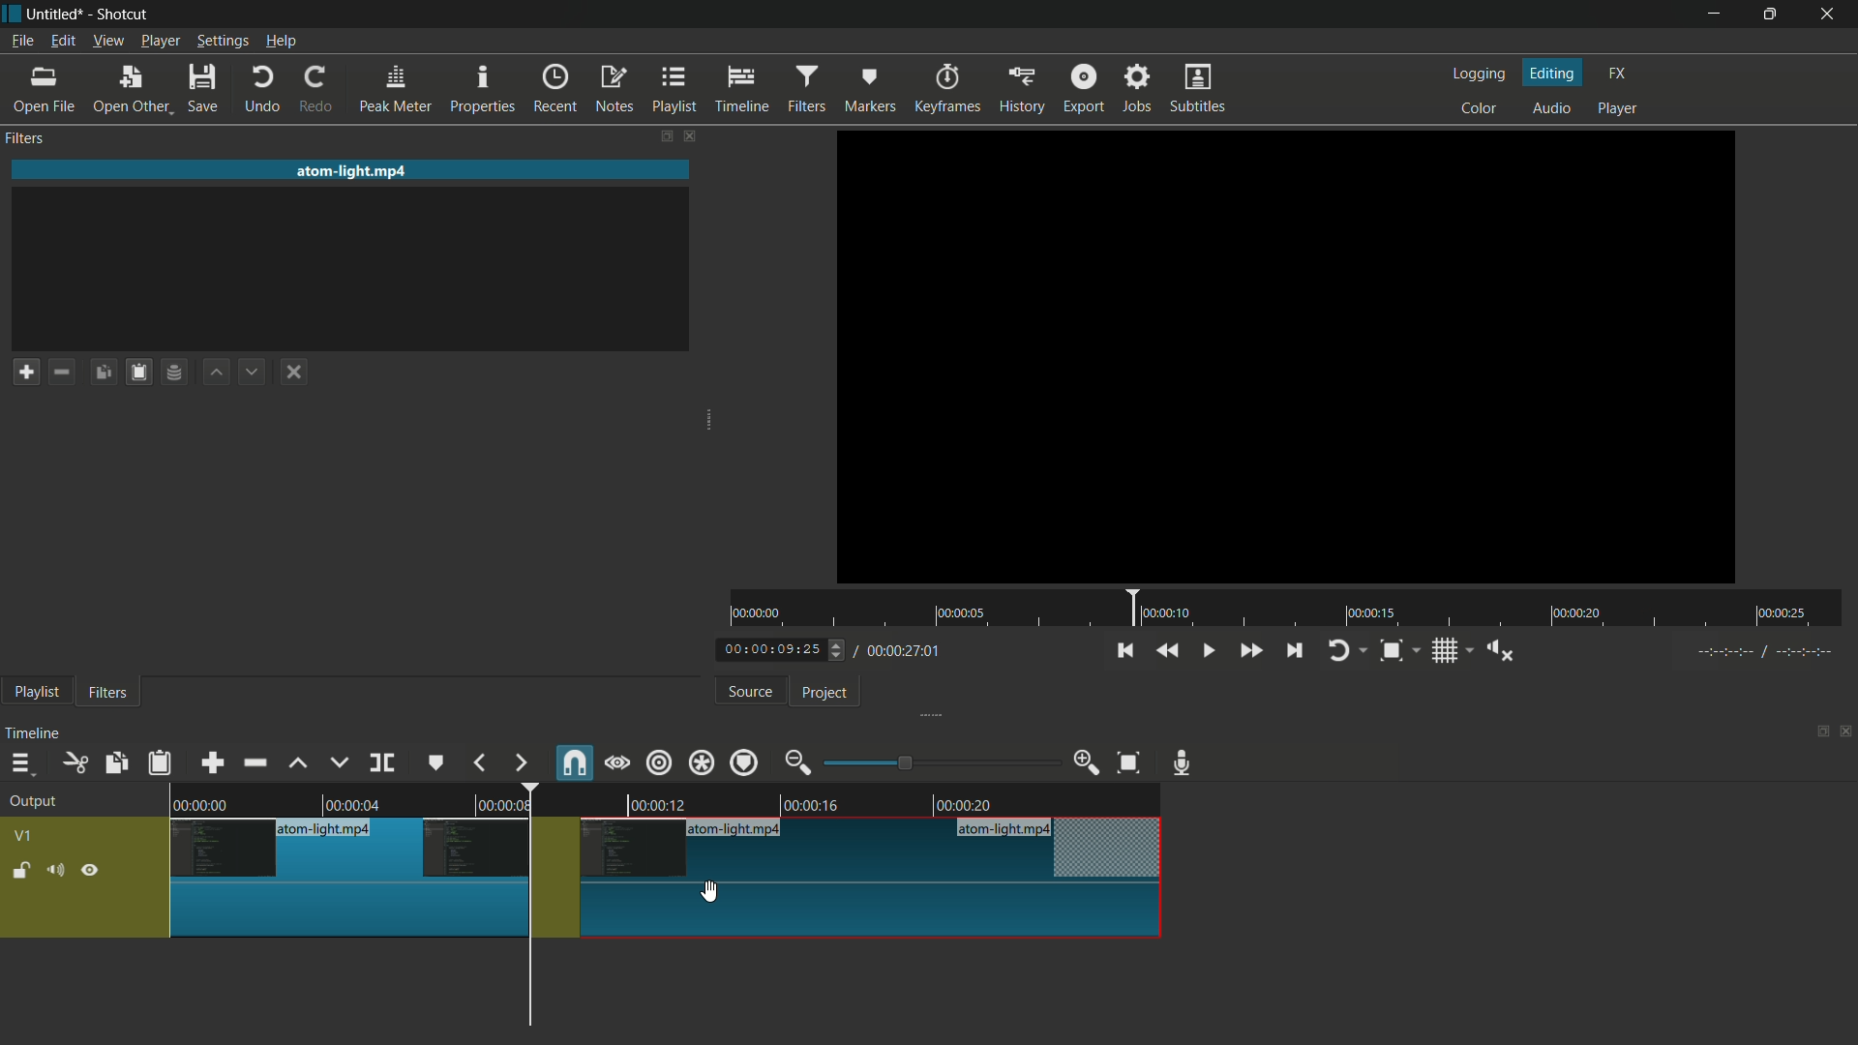 This screenshot has height=1045, width=1858. I want to click on skip to the previous point, so click(1124, 651).